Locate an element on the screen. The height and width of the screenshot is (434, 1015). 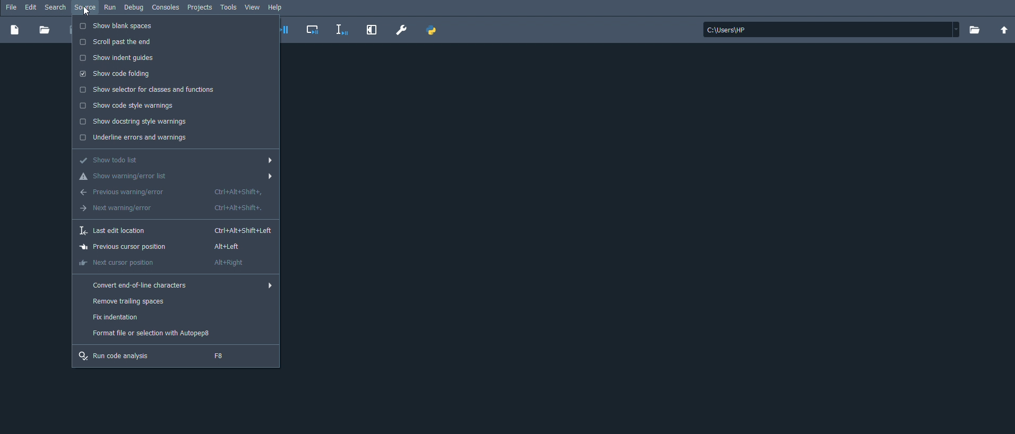
Next cursor position is located at coordinates (165, 263).